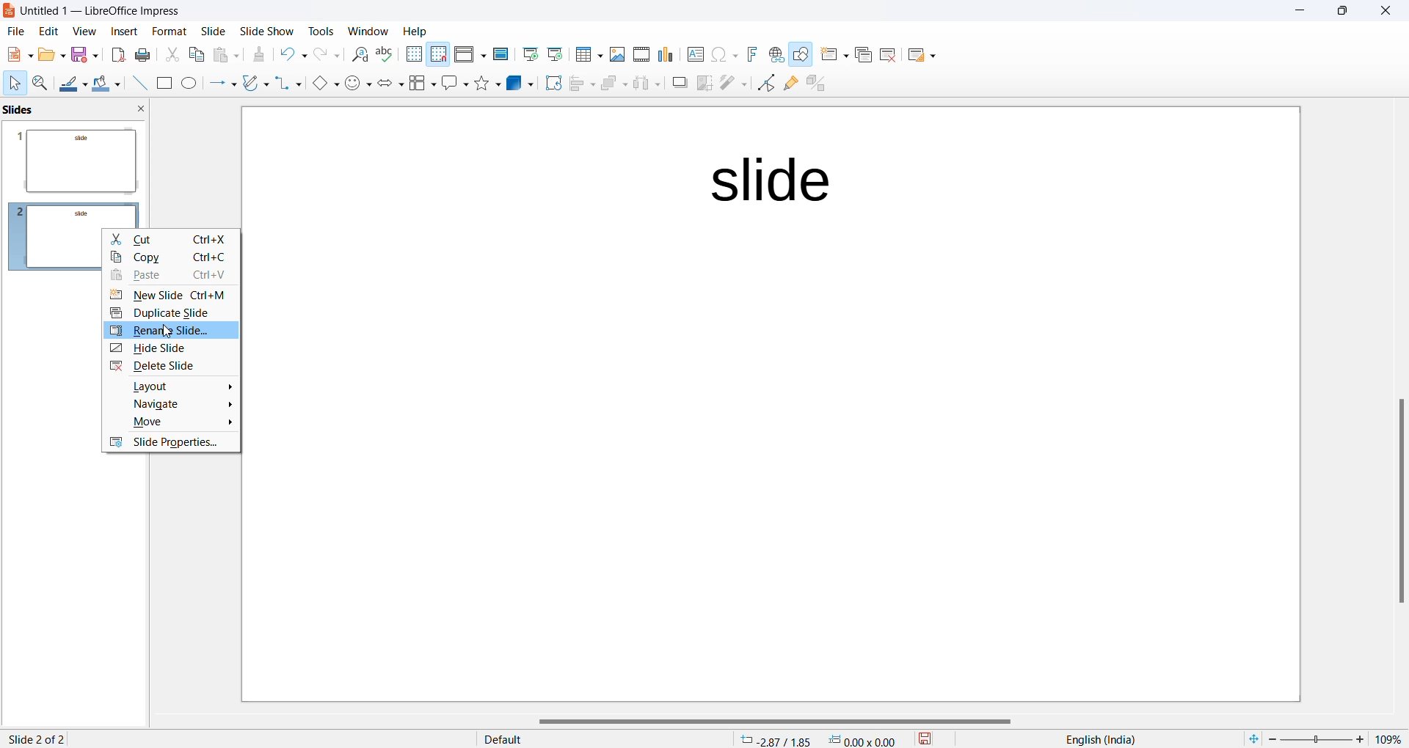 This screenshot has width=1409, height=748. Describe the element at coordinates (172, 314) in the screenshot. I see `duplicate slide` at that location.